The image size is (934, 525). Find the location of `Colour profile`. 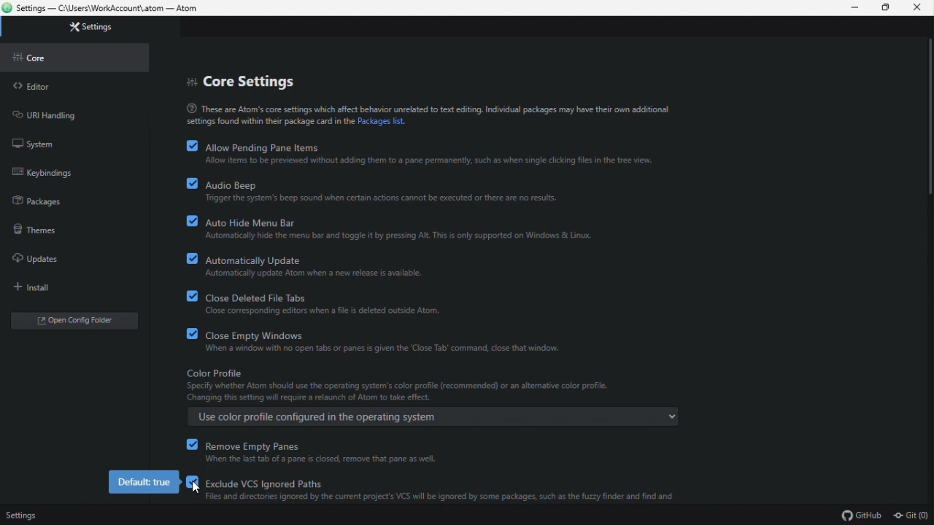

Colour profile is located at coordinates (428, 399).